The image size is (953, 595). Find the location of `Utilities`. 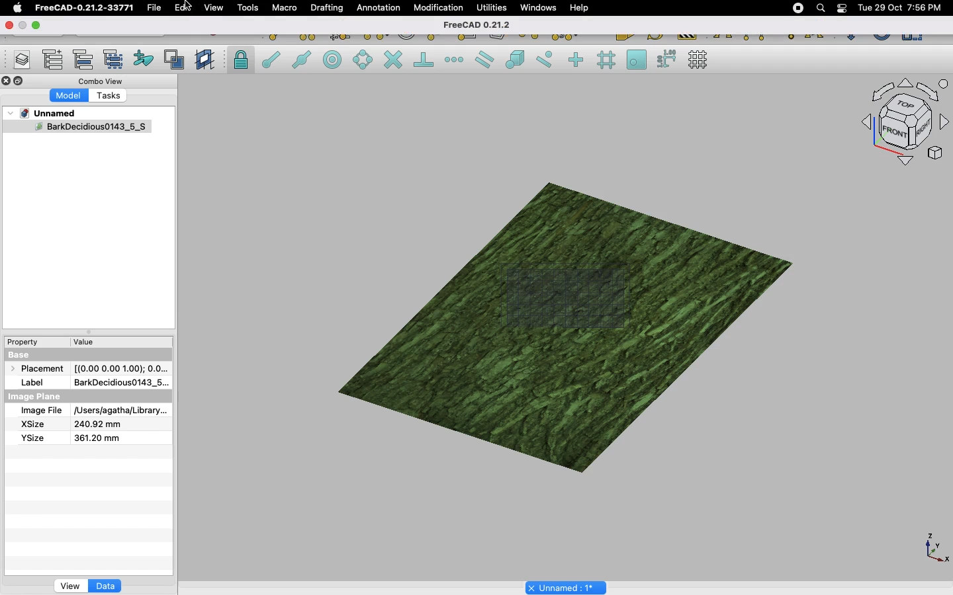

Utilities is located at coordinates (492, 8).